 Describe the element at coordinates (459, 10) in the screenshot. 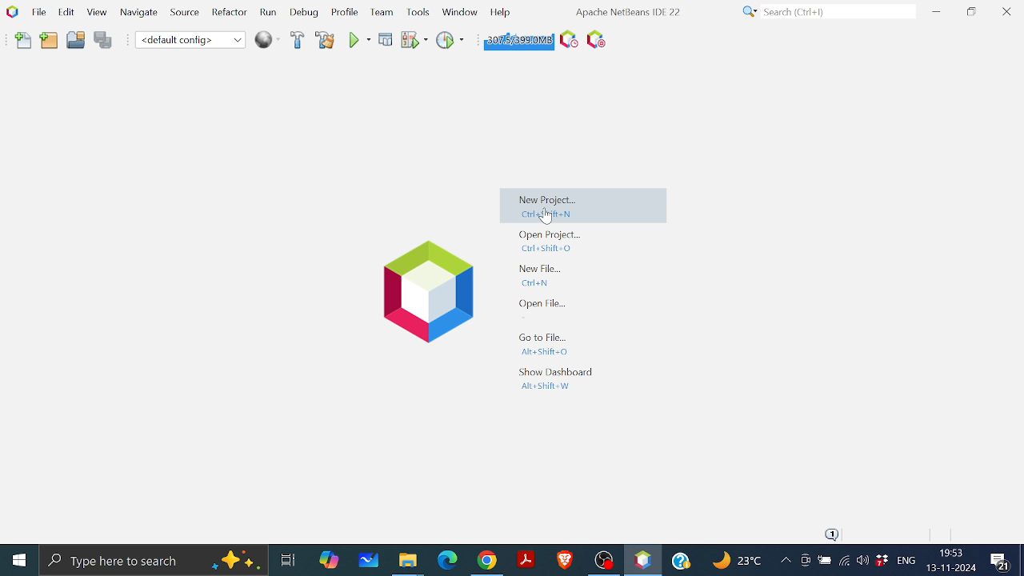

I see `` at that location.